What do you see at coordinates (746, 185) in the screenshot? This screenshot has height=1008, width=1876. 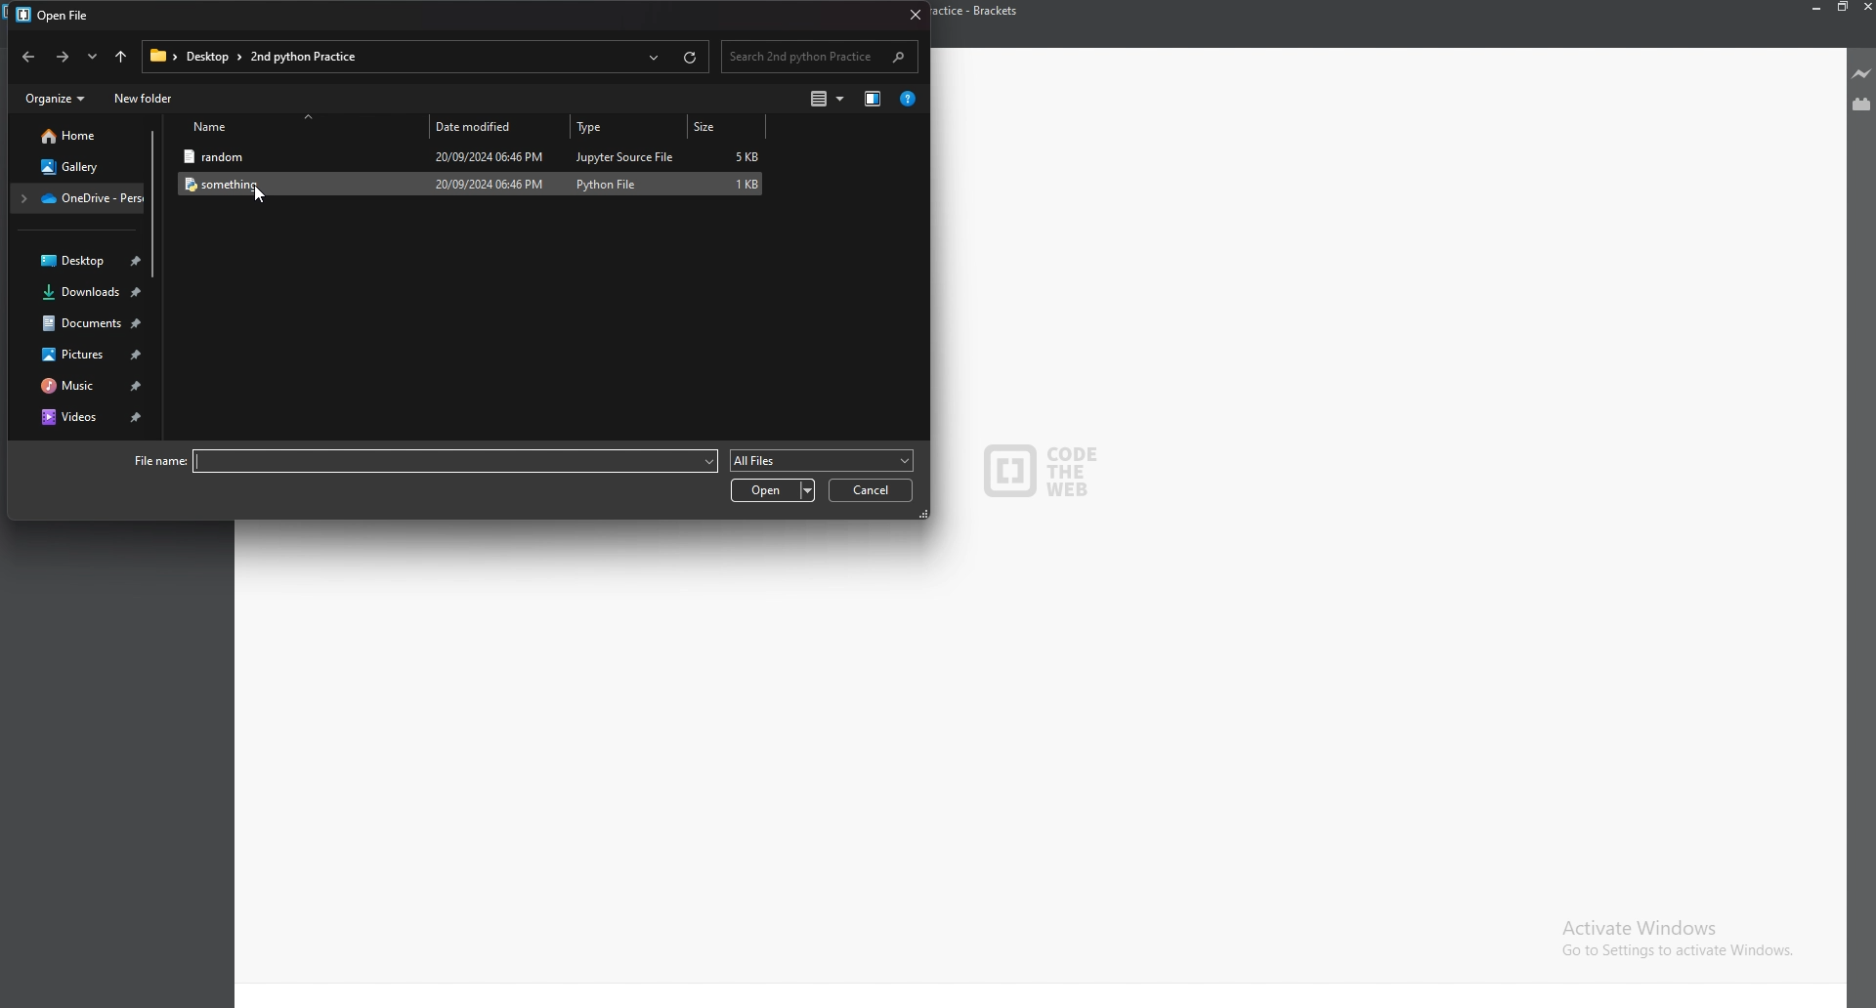 I see `1 KB` at bounding box center [746, 185].